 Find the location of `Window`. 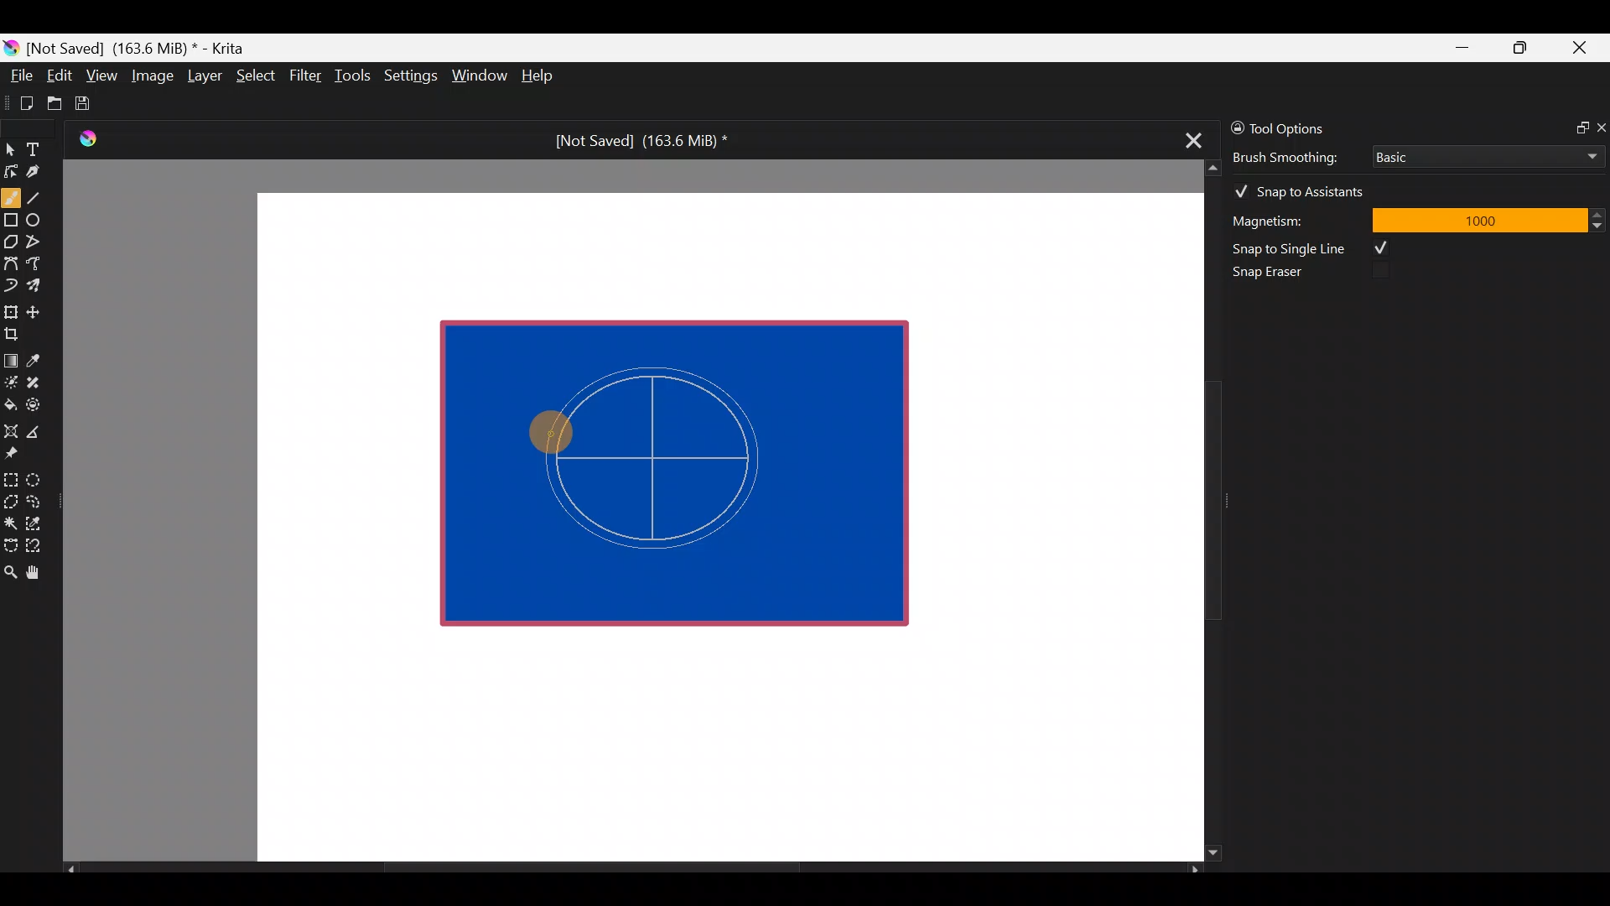

Window is located at coordinates (479, 77).